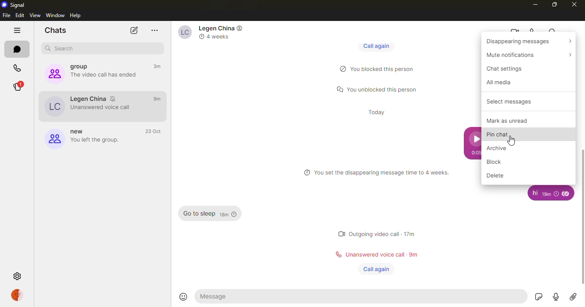  Describe the element at coordinates (496, 176) in the screenshot. I see `delete` at that location.